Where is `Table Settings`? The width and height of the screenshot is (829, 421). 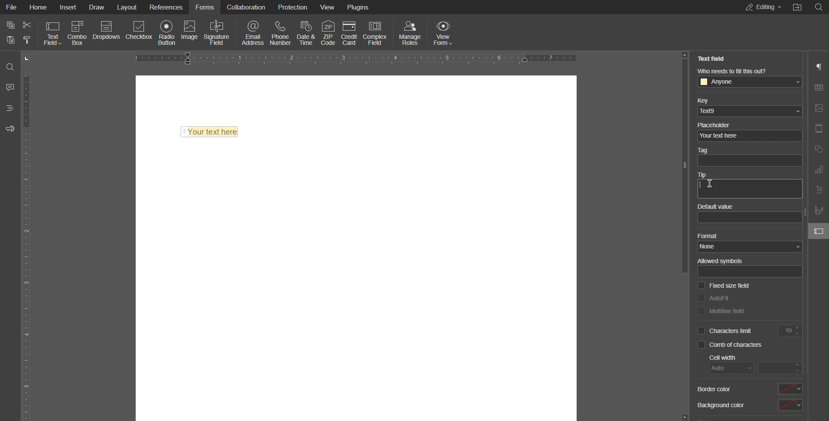
Table Settings is located at coordinates (818, 87).